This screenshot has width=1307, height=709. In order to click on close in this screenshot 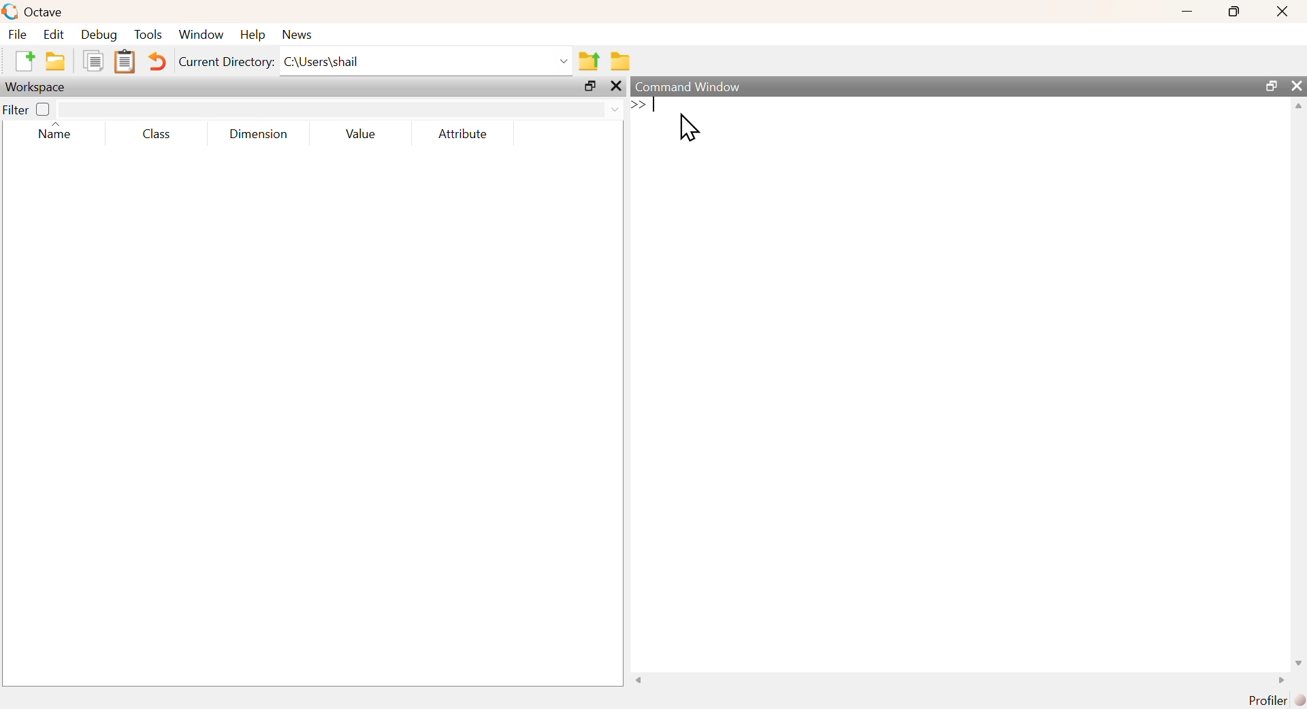, I will do `click(1296, 84)`.